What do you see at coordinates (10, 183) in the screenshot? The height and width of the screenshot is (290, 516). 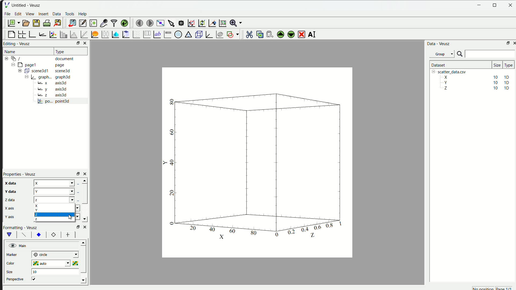 I see `x data` at bounding box center [10, 183].